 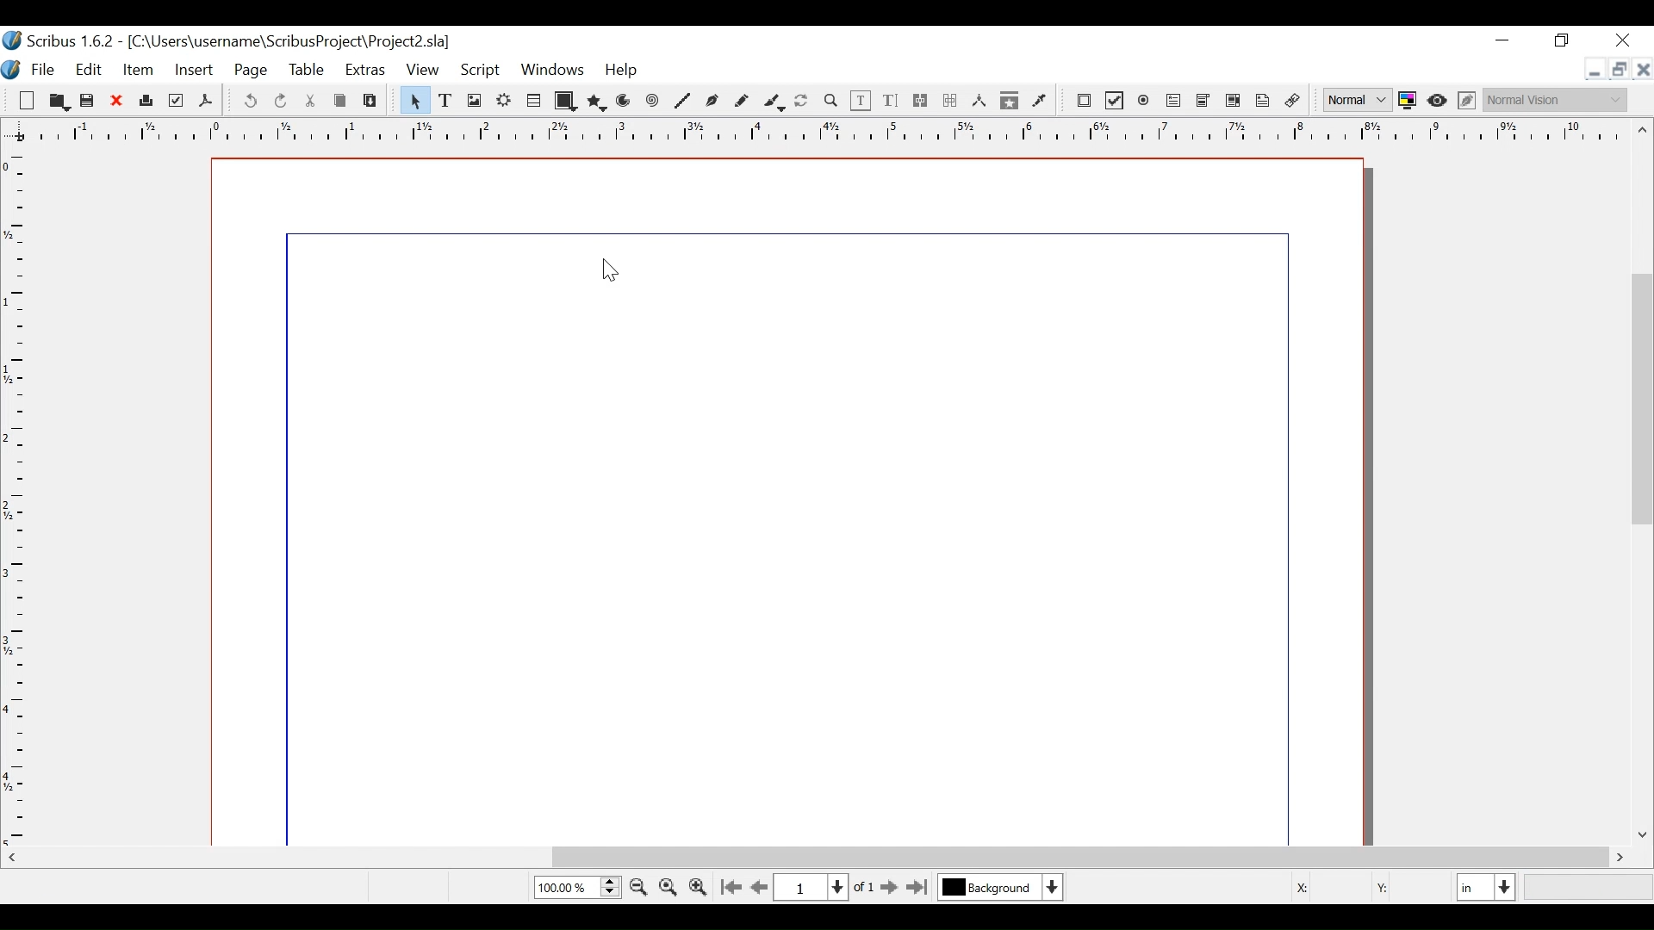 I want to click on Current Page, so click(x=811, y=887).